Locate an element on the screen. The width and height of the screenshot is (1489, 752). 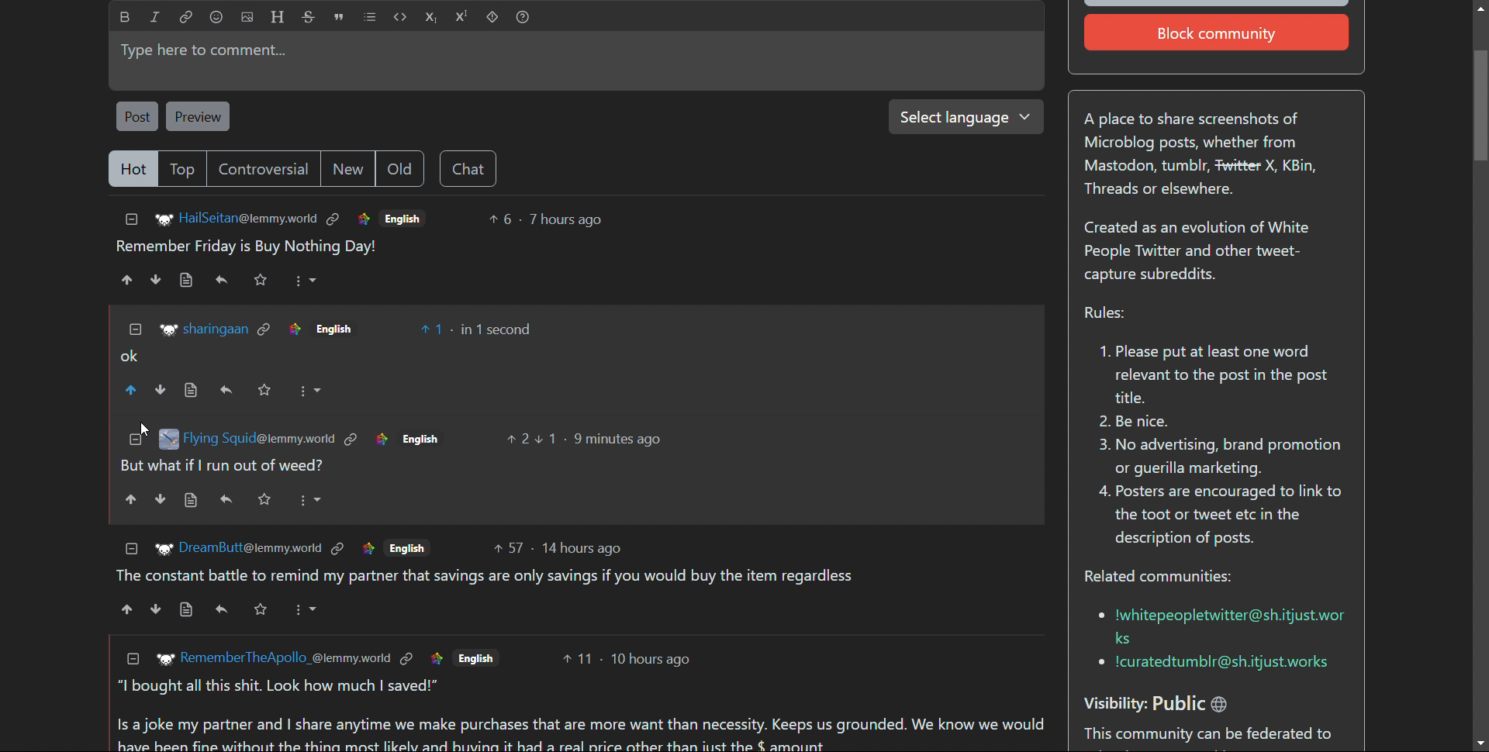
top is located at coordinates (185, 169).